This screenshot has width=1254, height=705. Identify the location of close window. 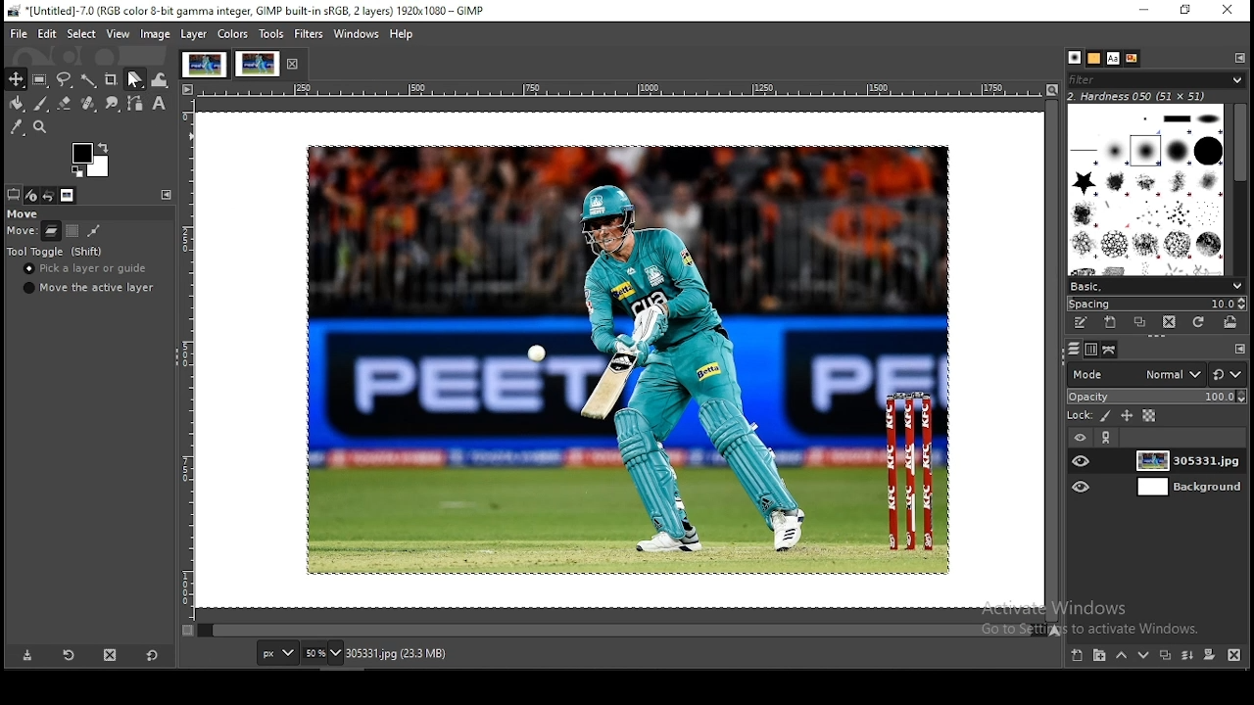
(1224, 11).